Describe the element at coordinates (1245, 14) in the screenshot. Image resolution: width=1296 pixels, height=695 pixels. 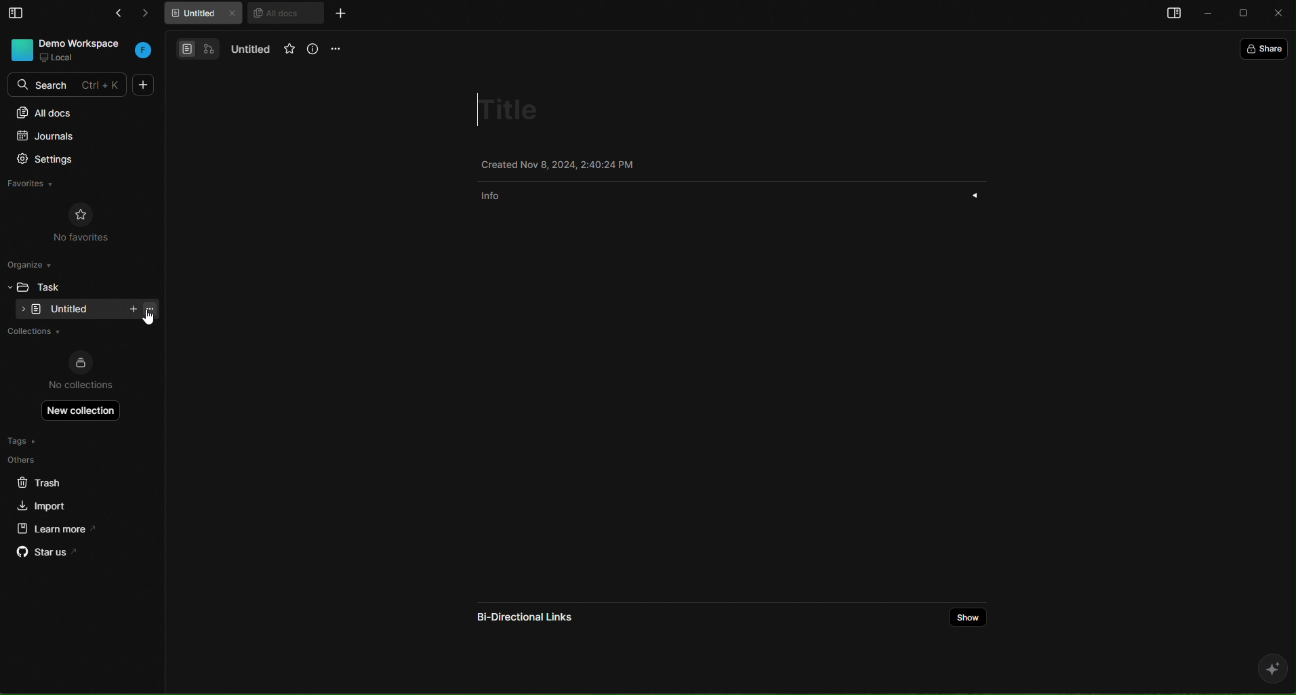
I see `maximize` at that location.